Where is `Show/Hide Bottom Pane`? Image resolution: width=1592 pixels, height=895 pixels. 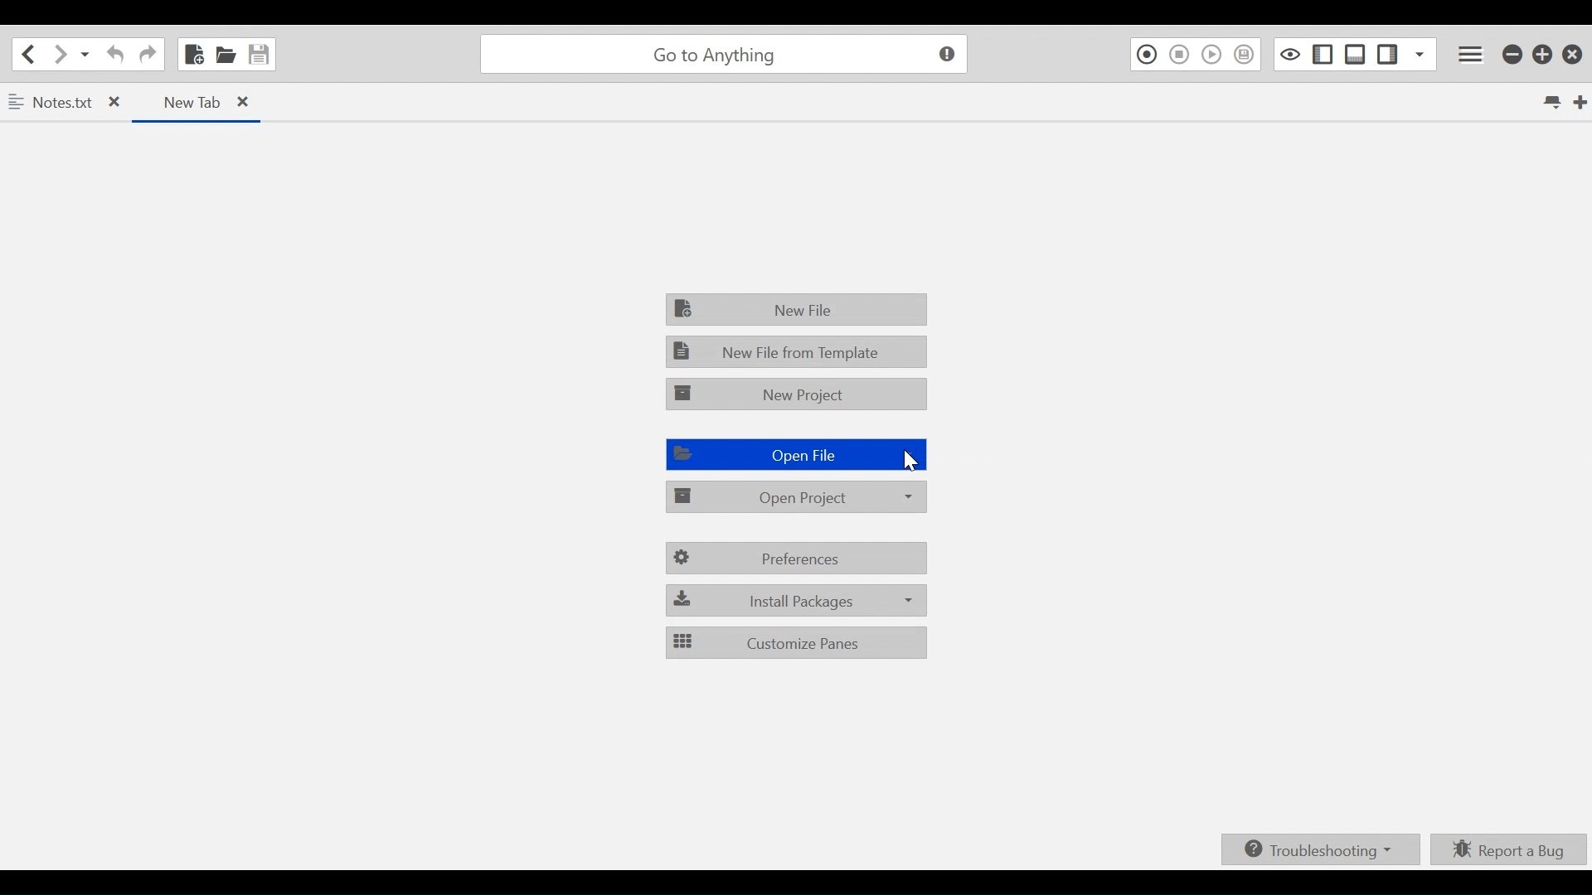 Show/Hide Bottom Pane is located at coordinates (1357, 54).